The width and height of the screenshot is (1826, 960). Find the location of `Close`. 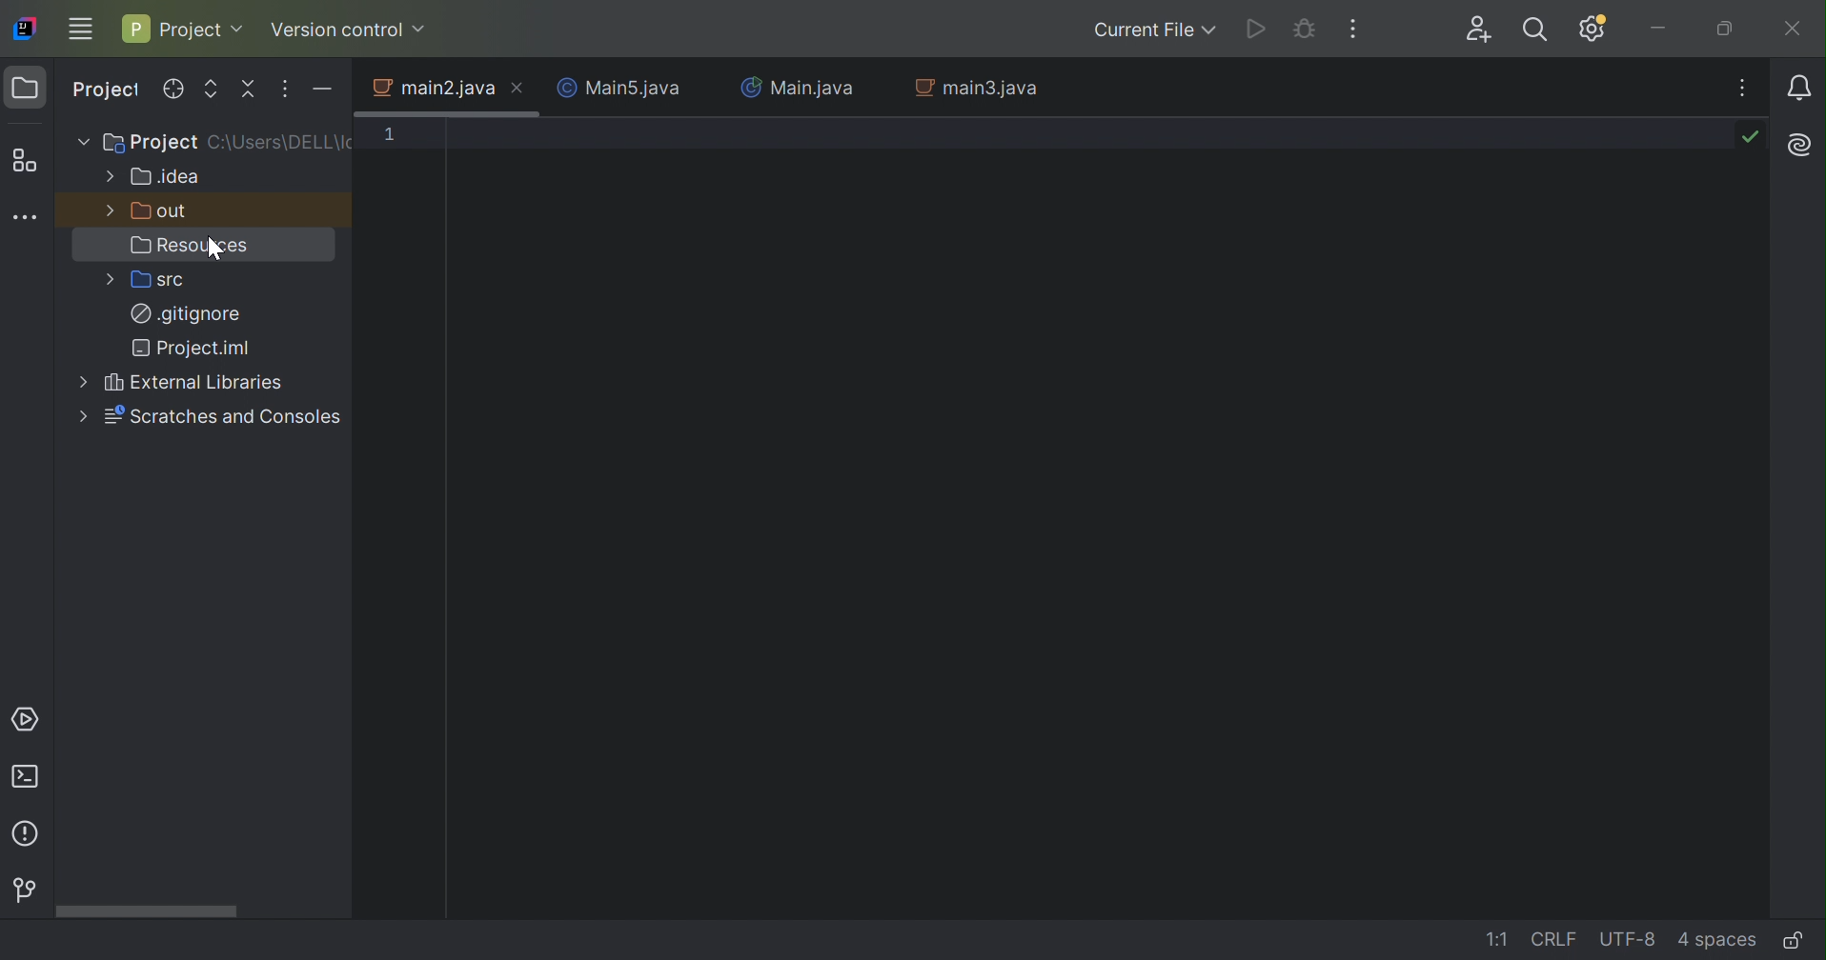

Close is located at coordinates (519, 90).